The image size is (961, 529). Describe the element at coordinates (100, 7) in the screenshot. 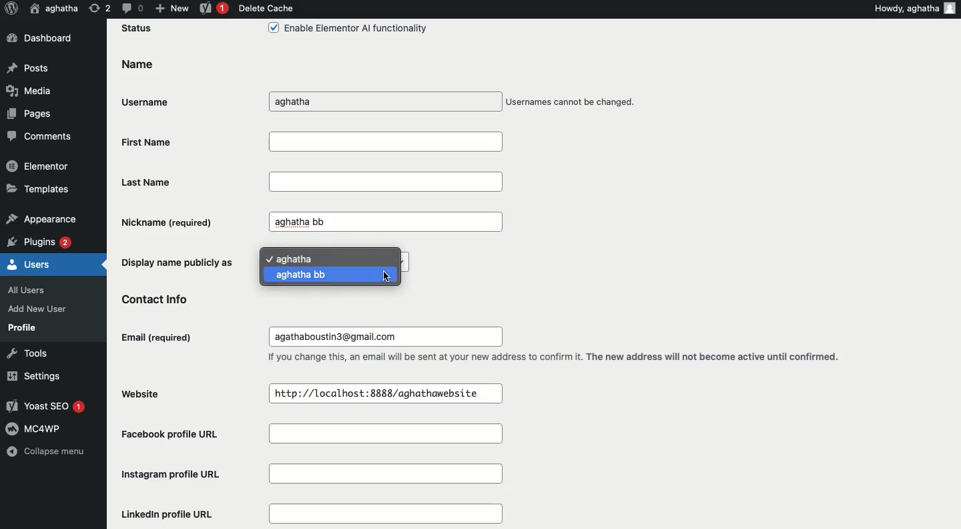

I see `Revision` at that location.